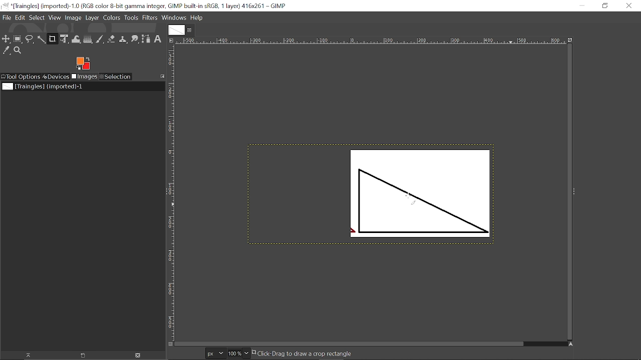 The image size is (641, 360). I want to click on Selection tool, so click(116, 76).